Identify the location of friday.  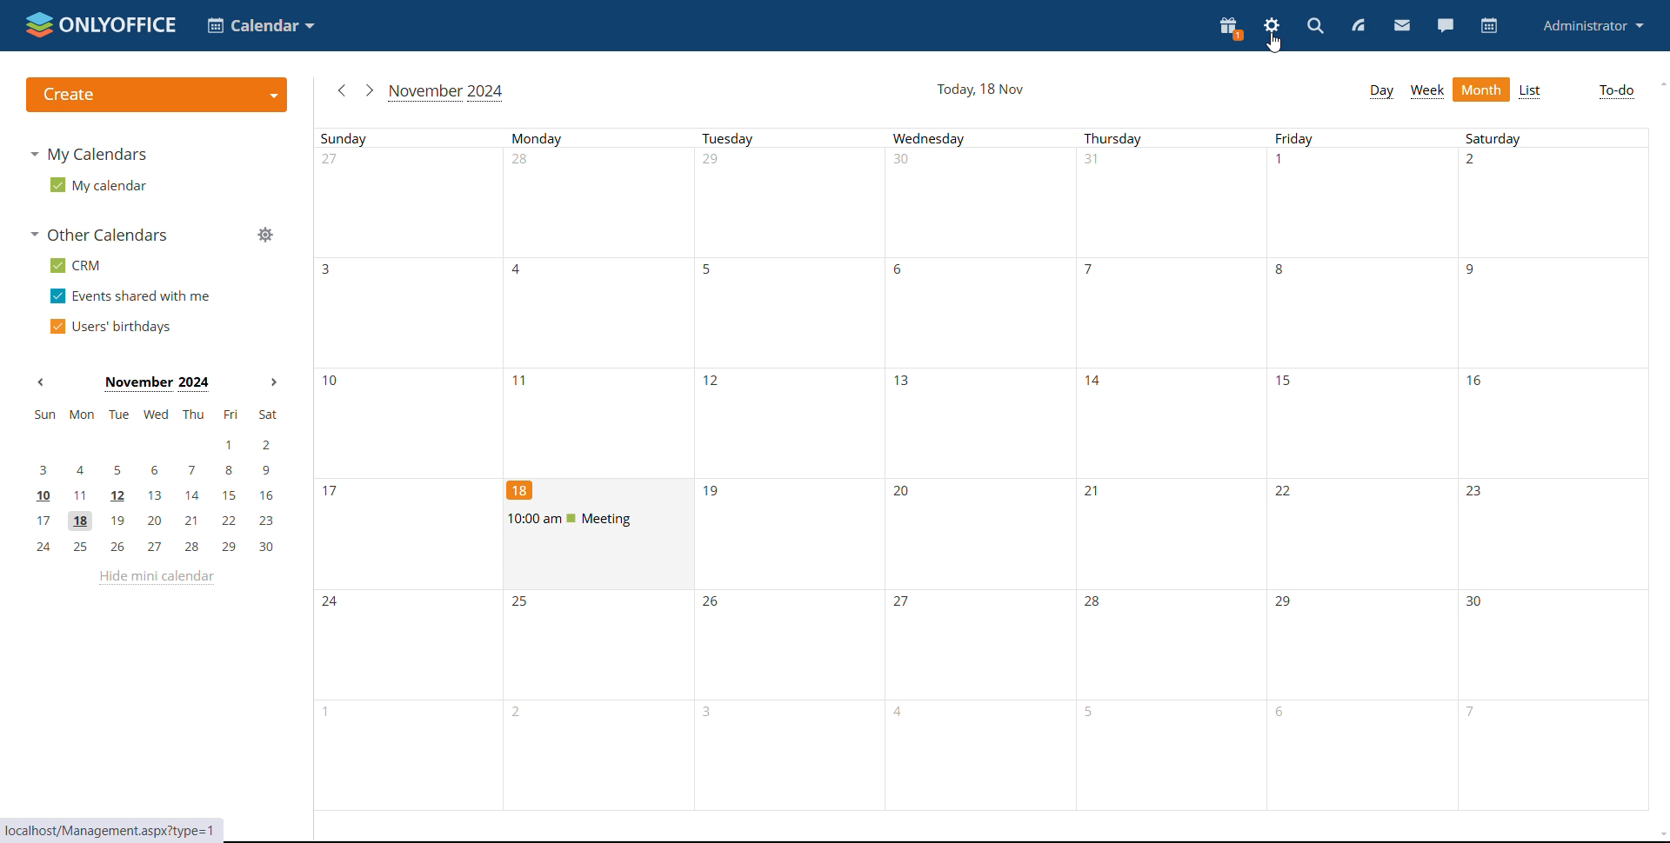
(1365, 469).